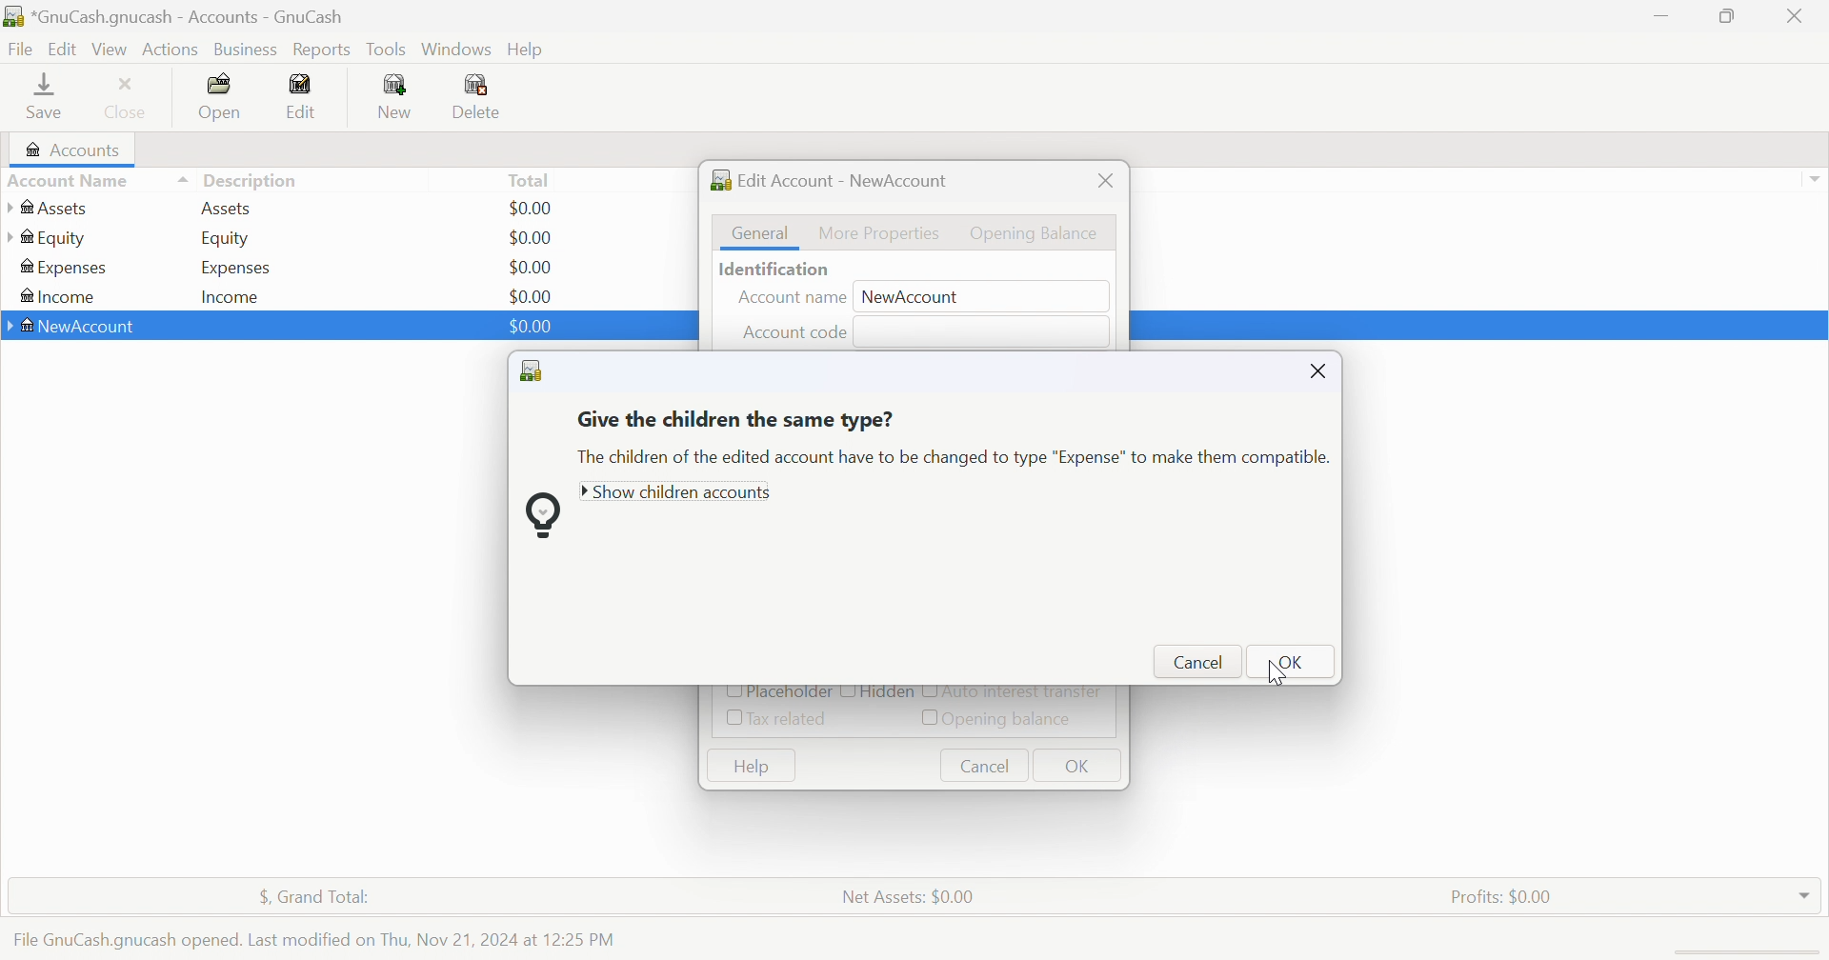 This screenshot has width=1829, height=960. I want to click on $, Grand Total:, so click(325, 898).